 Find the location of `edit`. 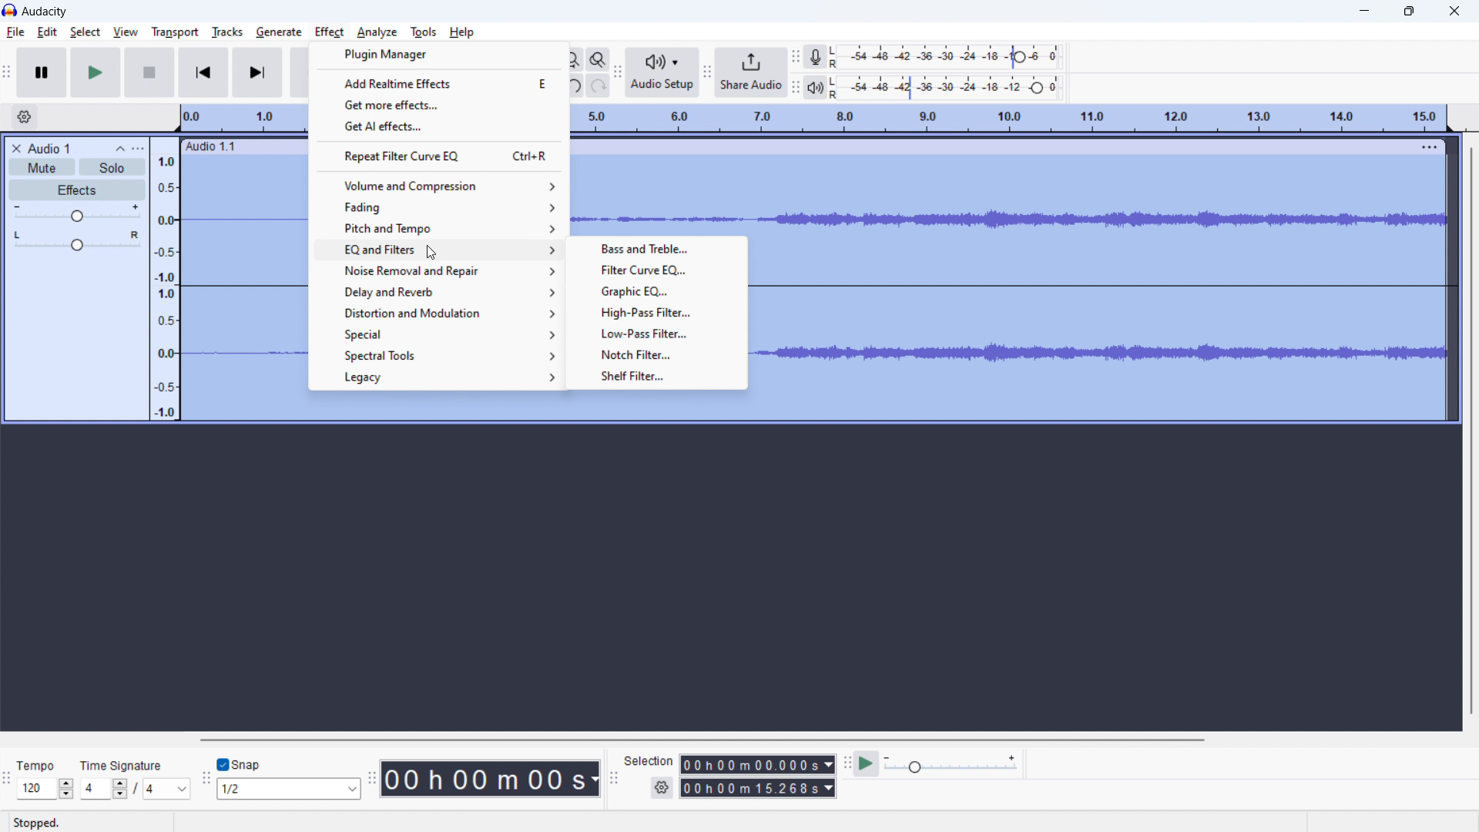

edit is located at coordinates (48, 32).